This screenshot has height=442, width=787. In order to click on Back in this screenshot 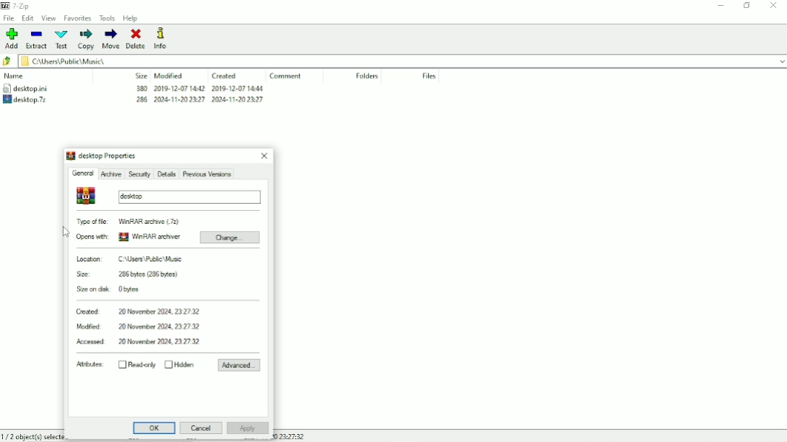, I will do `click(8, 61)`.